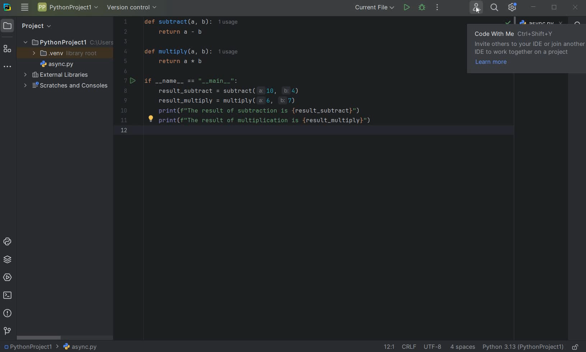 Image resolution: width=586 pixels, height=352 pixels. I want to click on SERVICES, so click(8, 278).